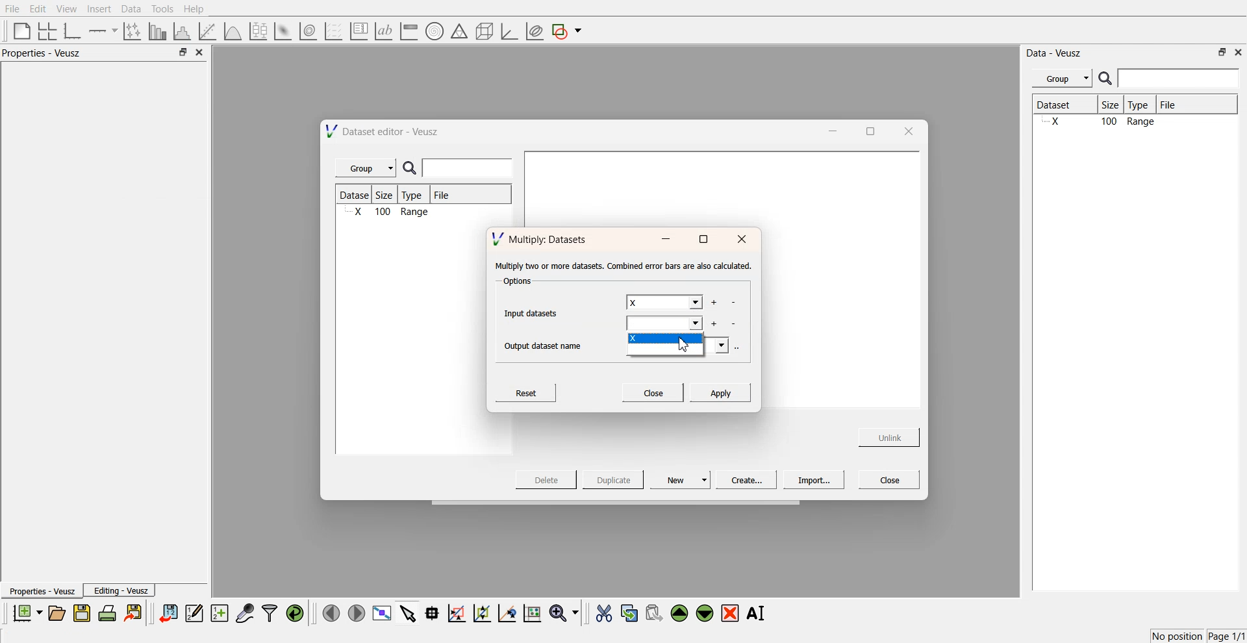  Describe the element at coordinates (381, 613) in the screenshot. I see `view plot full screen` at that location.